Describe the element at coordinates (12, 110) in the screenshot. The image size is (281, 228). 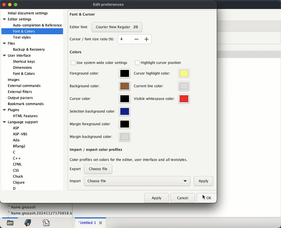
I see `Plugins` at that location.